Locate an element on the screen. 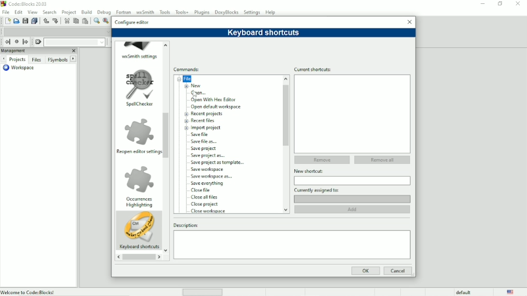 Image resolution: width=527 pixels, height=296 pixels. Recent projects is located at coordinates (208, 114).